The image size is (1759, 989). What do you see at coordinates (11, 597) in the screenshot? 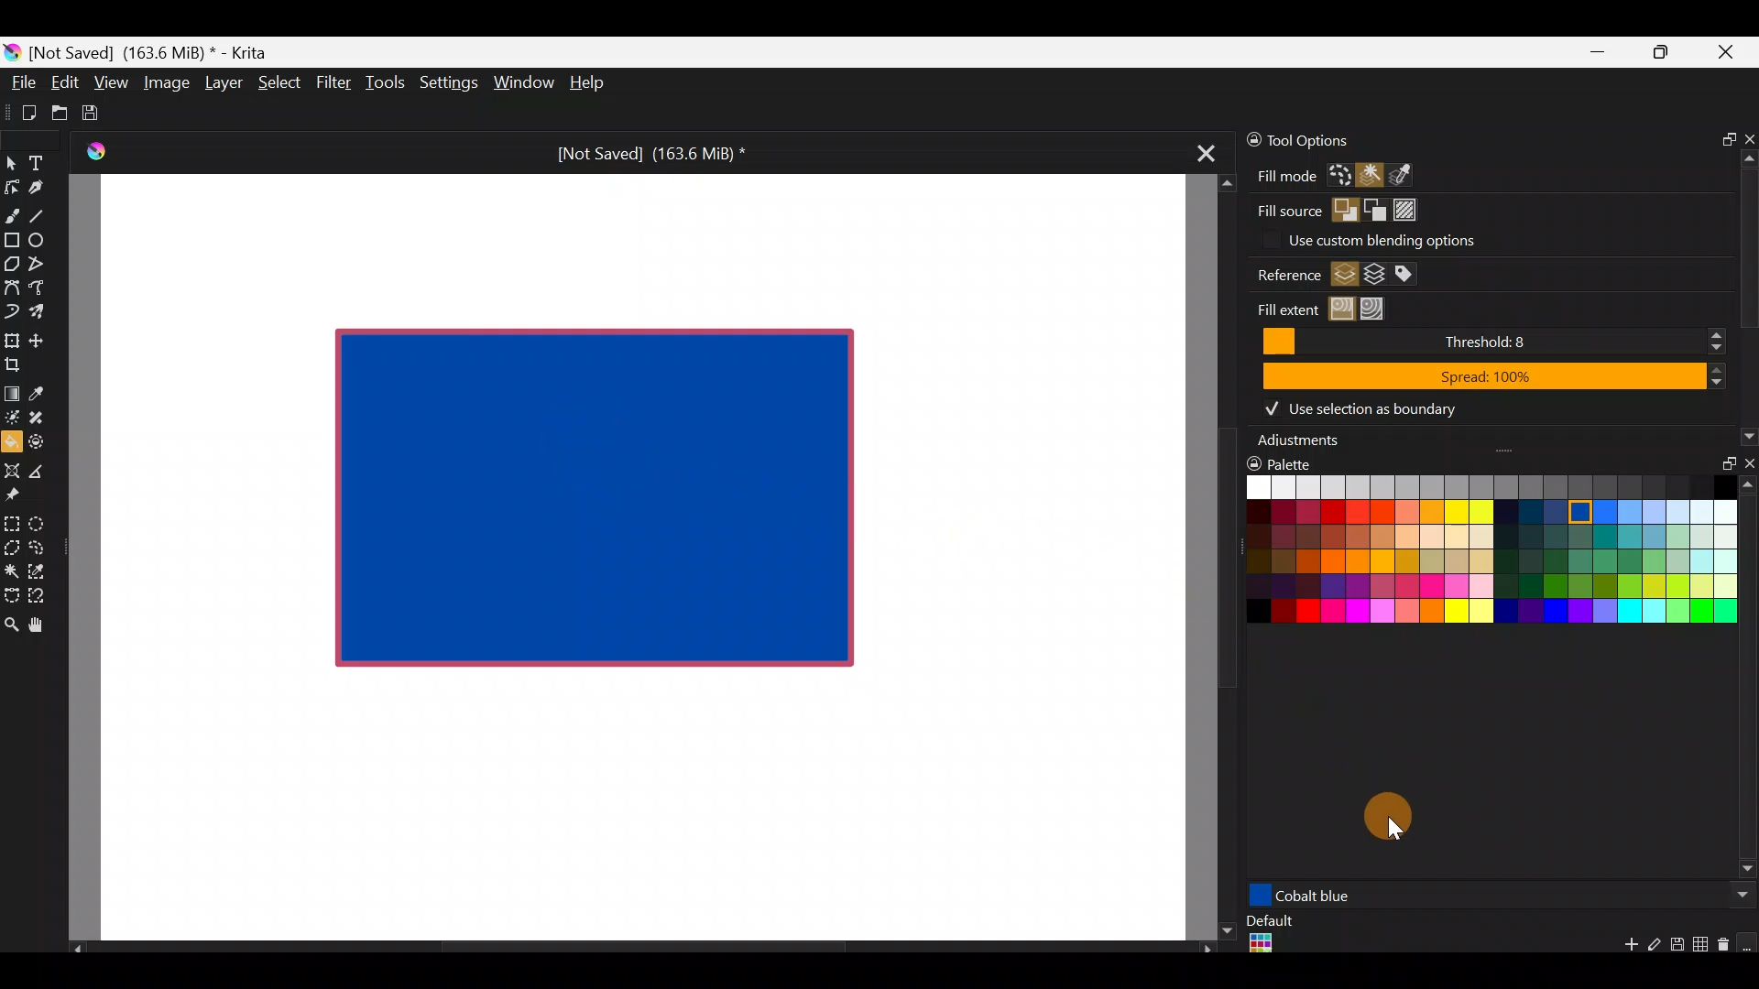
I see `Bezier curve selection tool` at bounding box center [11, 597].